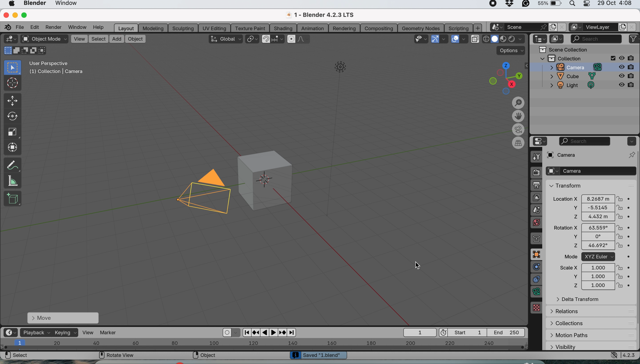 Image resolution: width=640 pixels, height=364 pixels. What do you see at coordinates (519, 116) in the screenshot?
I see `move the view` at bounding box center [519, 116].